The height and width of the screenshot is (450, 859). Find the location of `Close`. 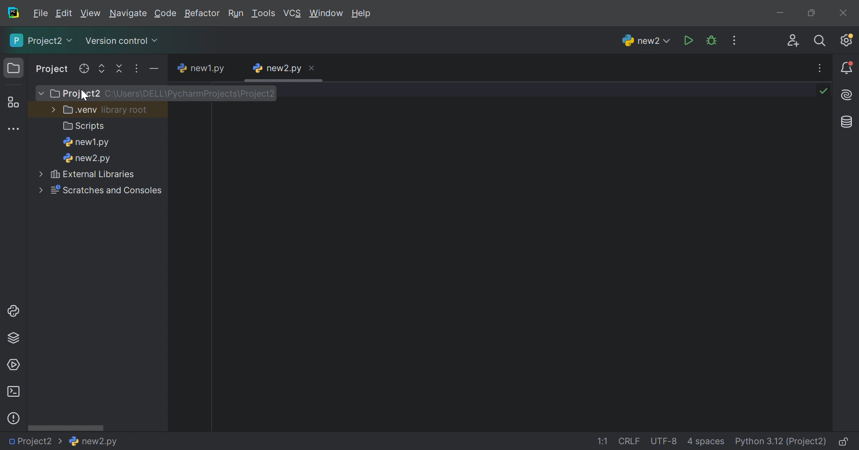

Close is located at coordinates (313, 69).